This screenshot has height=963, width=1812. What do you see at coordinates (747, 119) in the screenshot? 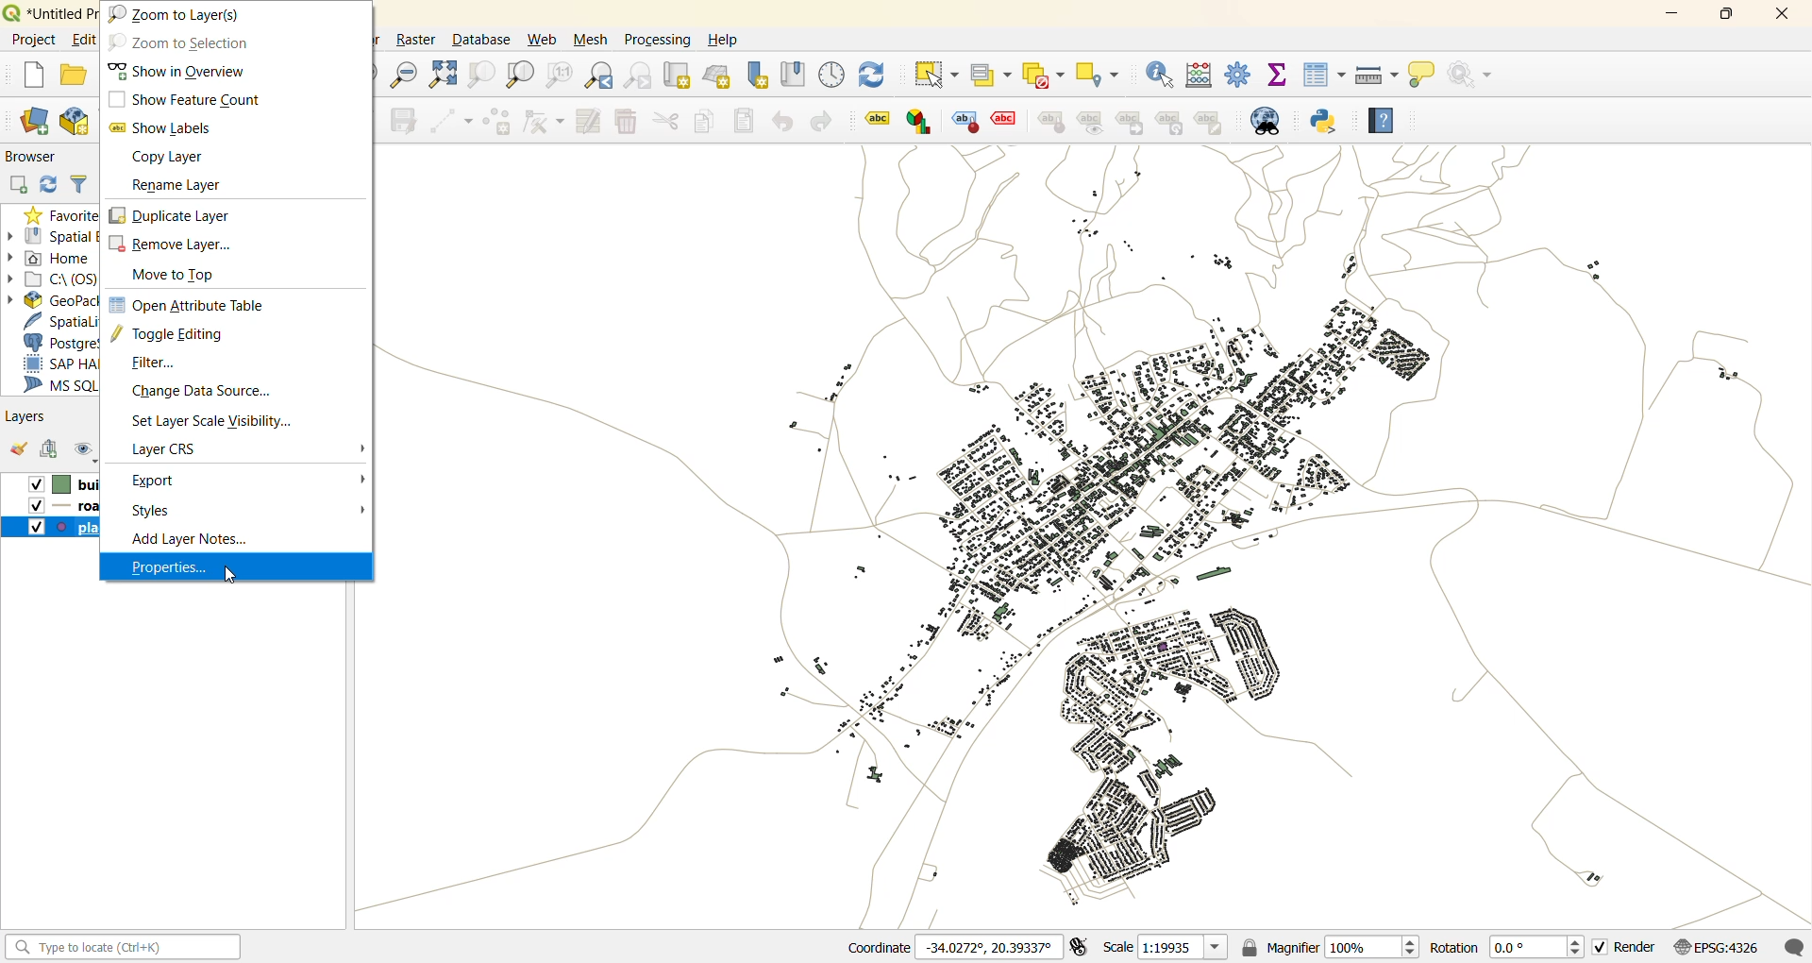
I see `paste` at bounding box center [747, 119].